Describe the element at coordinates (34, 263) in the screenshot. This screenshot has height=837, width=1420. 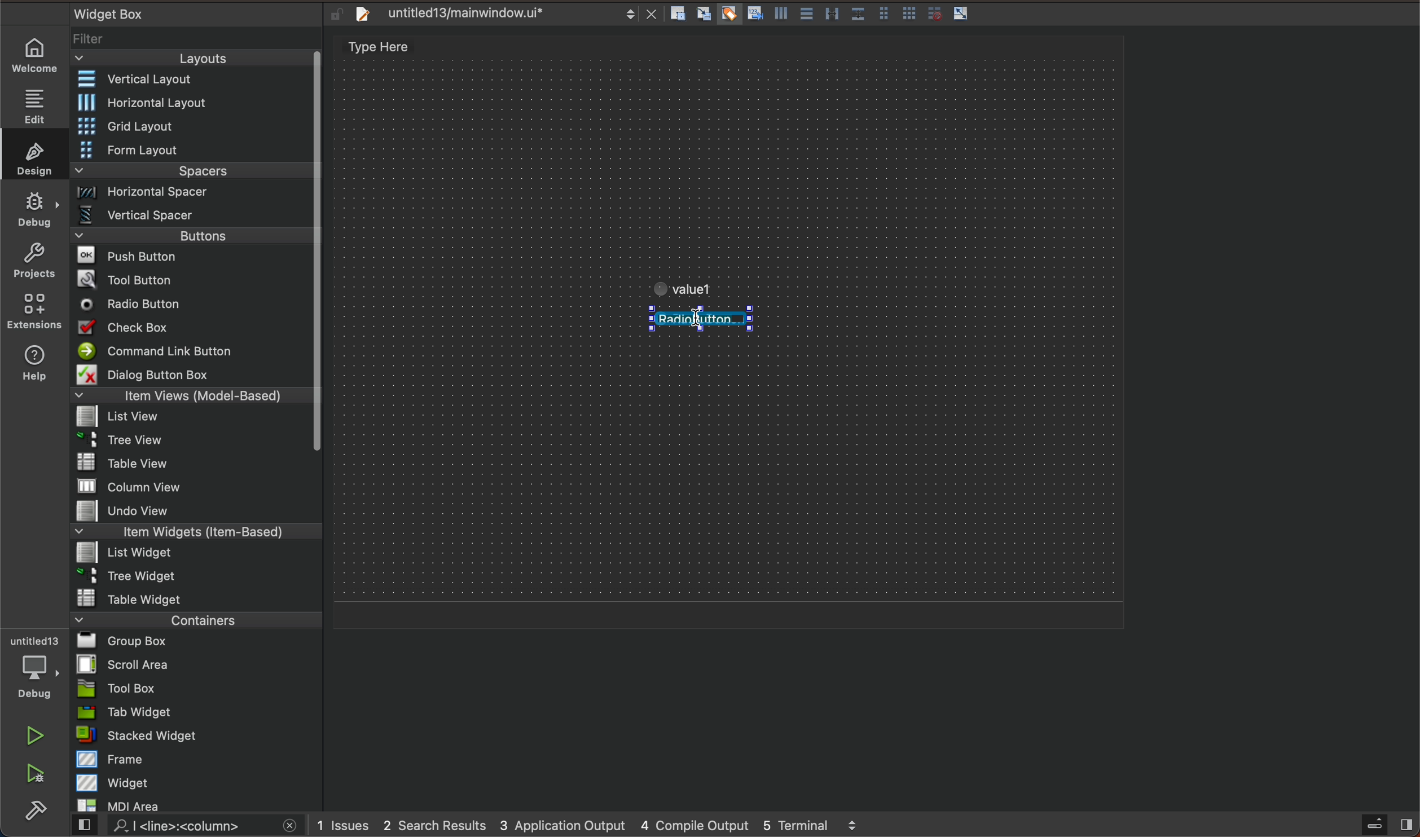
I see `projects` at that location.